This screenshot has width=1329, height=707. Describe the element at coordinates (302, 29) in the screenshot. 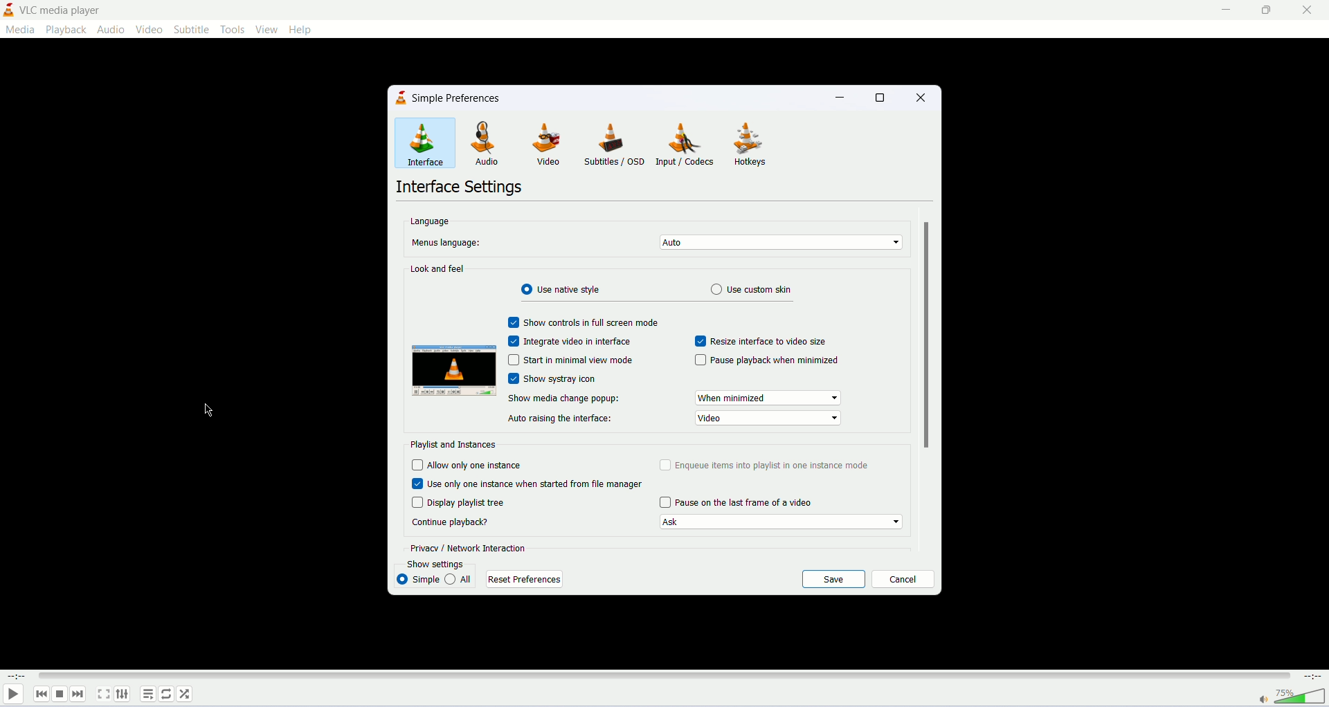

I see `help` at that location.